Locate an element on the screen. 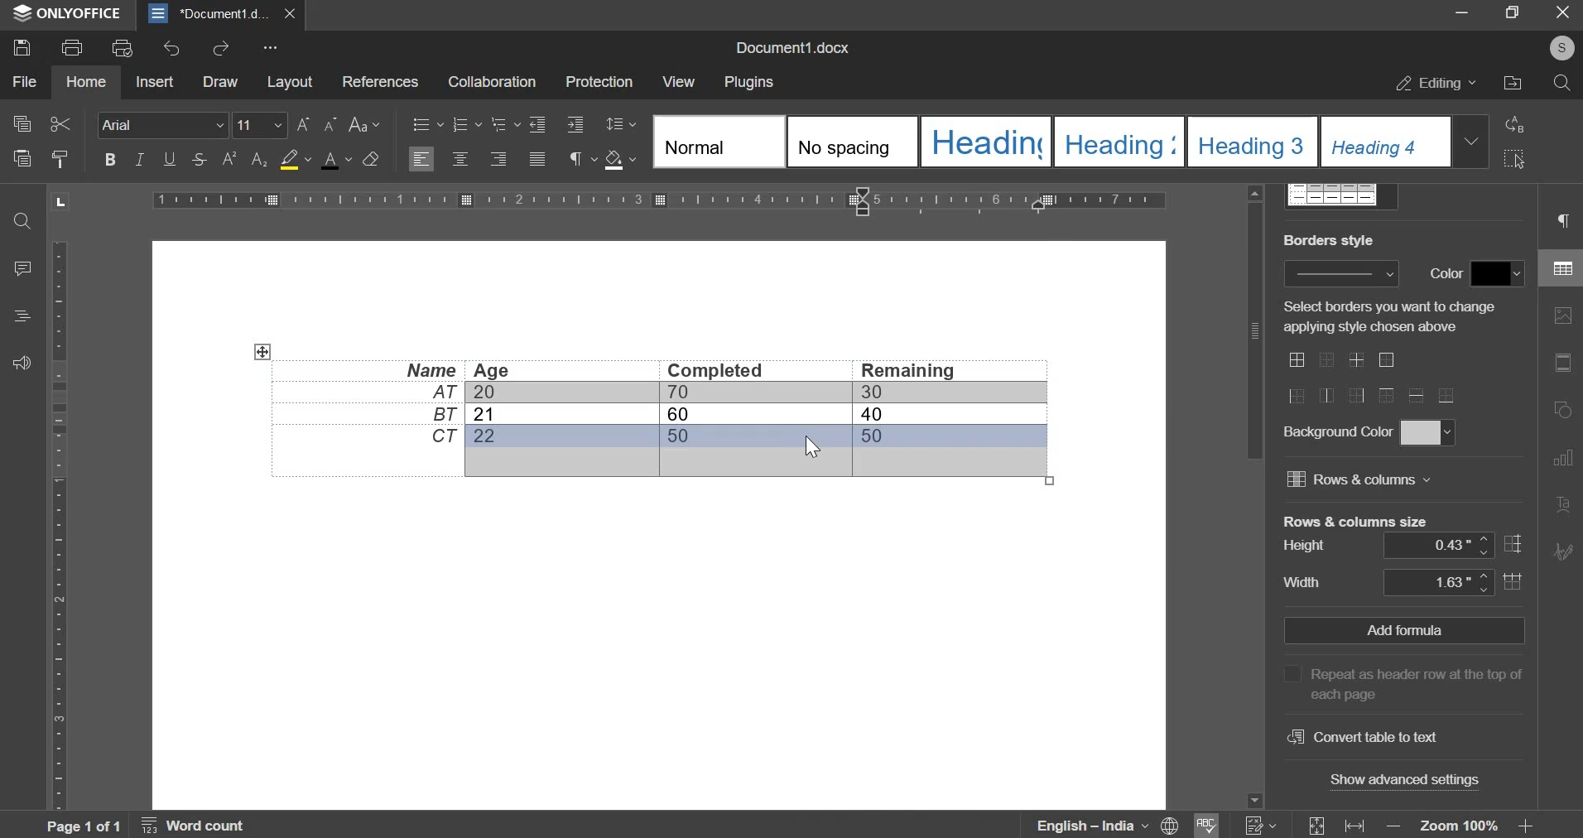 The image size is (1583, 838). shading is located at coordinates (614, 159).